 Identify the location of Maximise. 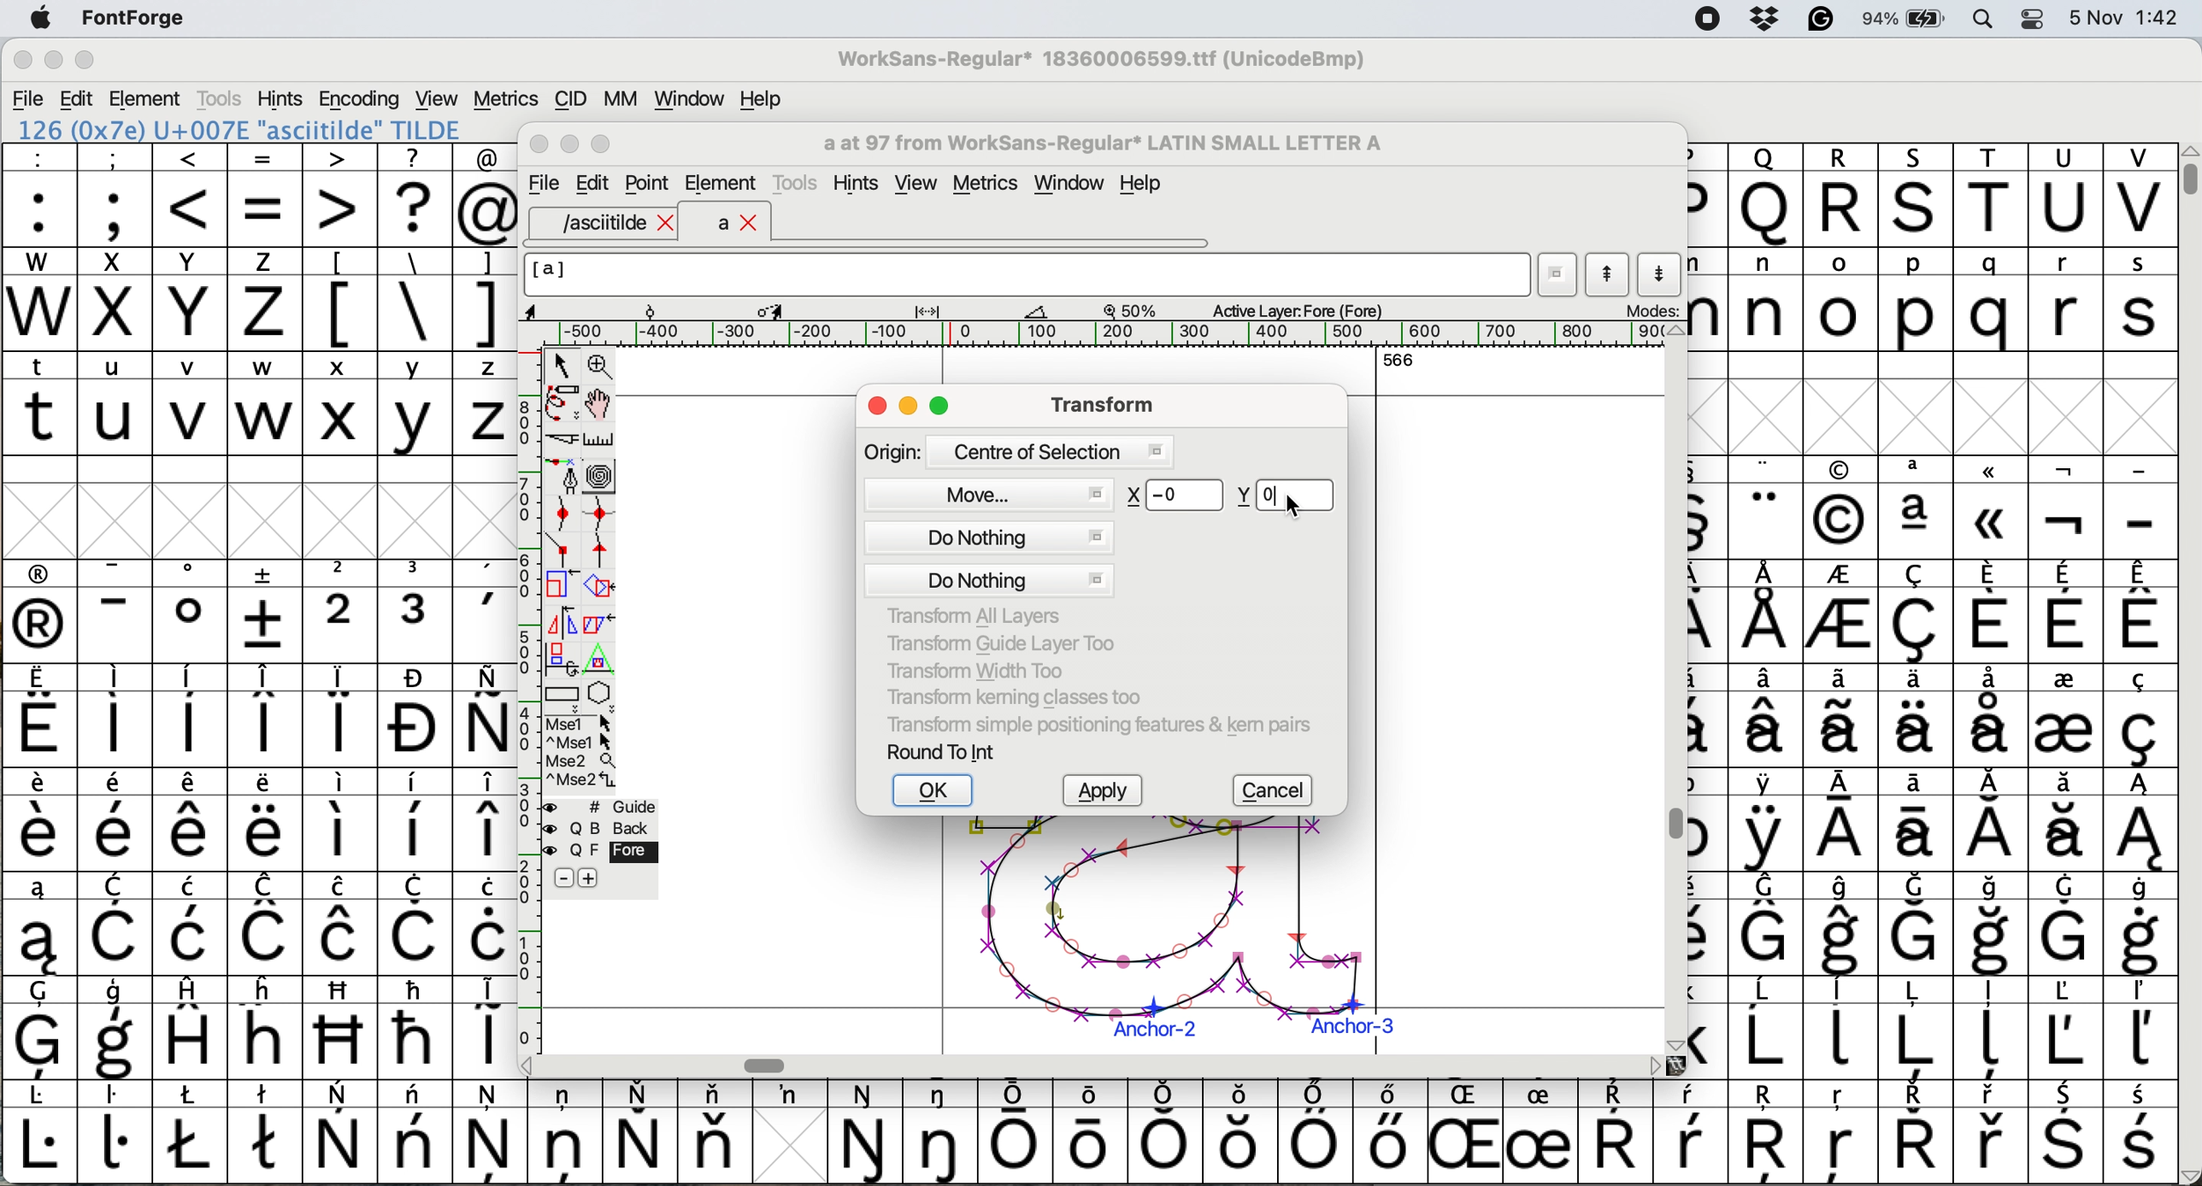
(604, 145).